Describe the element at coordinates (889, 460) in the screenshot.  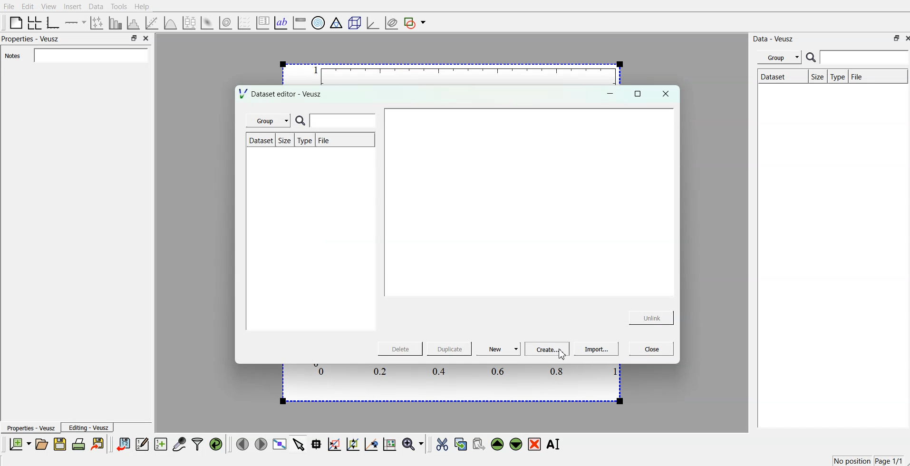
I see `Page 1/1 ` at that location.